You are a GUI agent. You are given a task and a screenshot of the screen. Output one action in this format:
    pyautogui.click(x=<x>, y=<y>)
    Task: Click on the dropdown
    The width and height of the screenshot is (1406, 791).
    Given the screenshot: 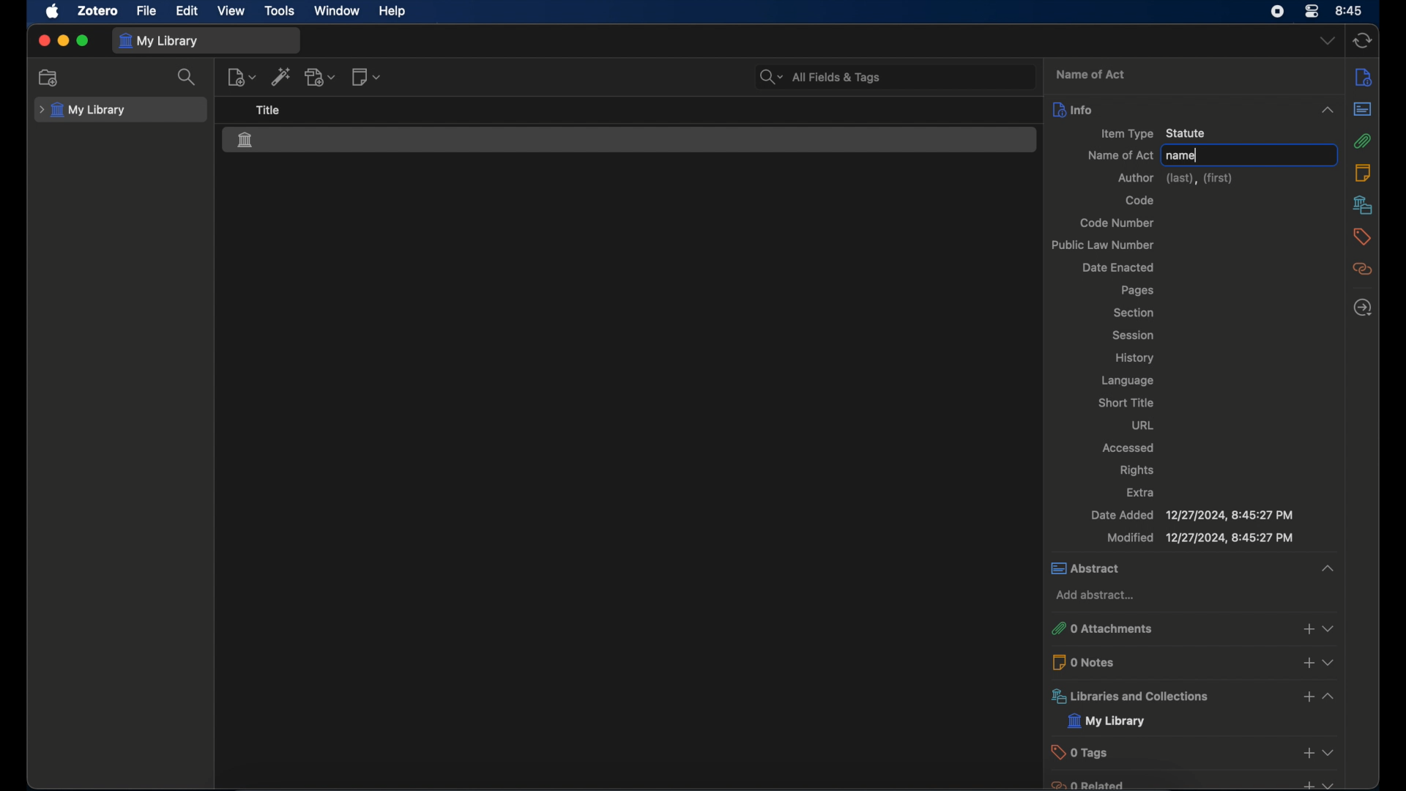 What is the action you would take?
    pyautogui.click(x=1328, y=662)
    